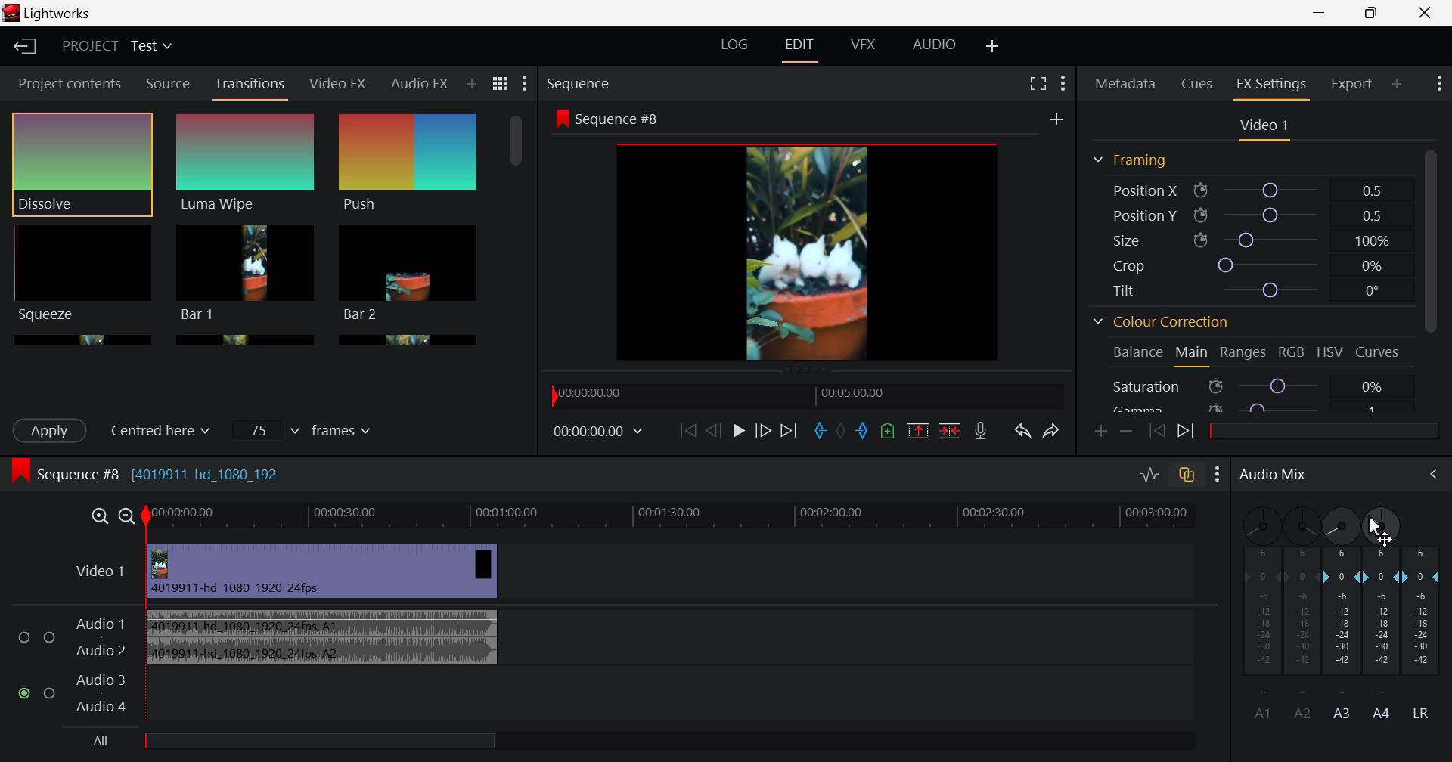 The image size is (1452, 762). I want to click on Toggle audio levels editing, so click(1149, 477).